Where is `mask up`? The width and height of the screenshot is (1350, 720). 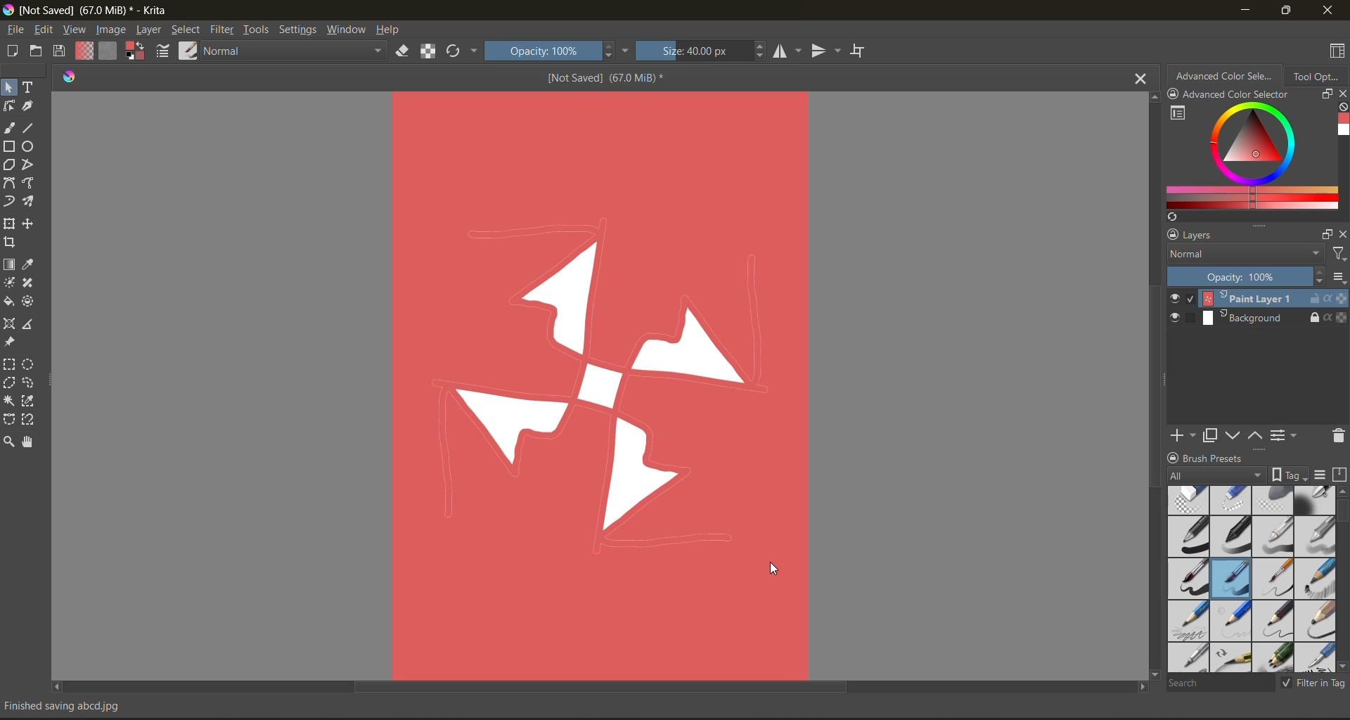 mask up is located at coordinates (1257, 434).